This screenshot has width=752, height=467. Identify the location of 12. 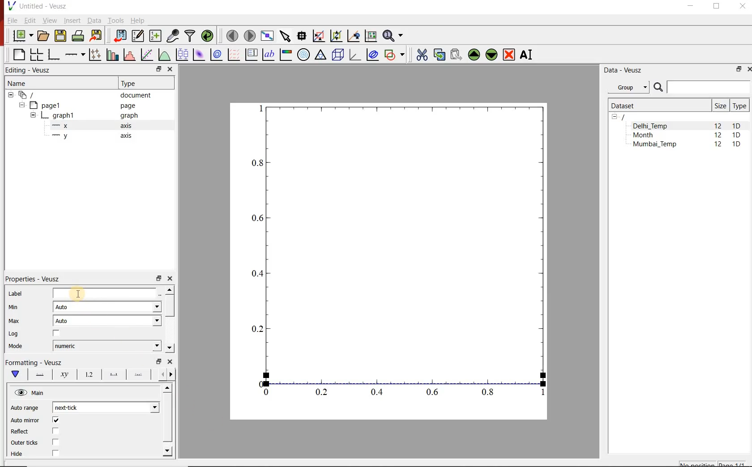
(719, 145).